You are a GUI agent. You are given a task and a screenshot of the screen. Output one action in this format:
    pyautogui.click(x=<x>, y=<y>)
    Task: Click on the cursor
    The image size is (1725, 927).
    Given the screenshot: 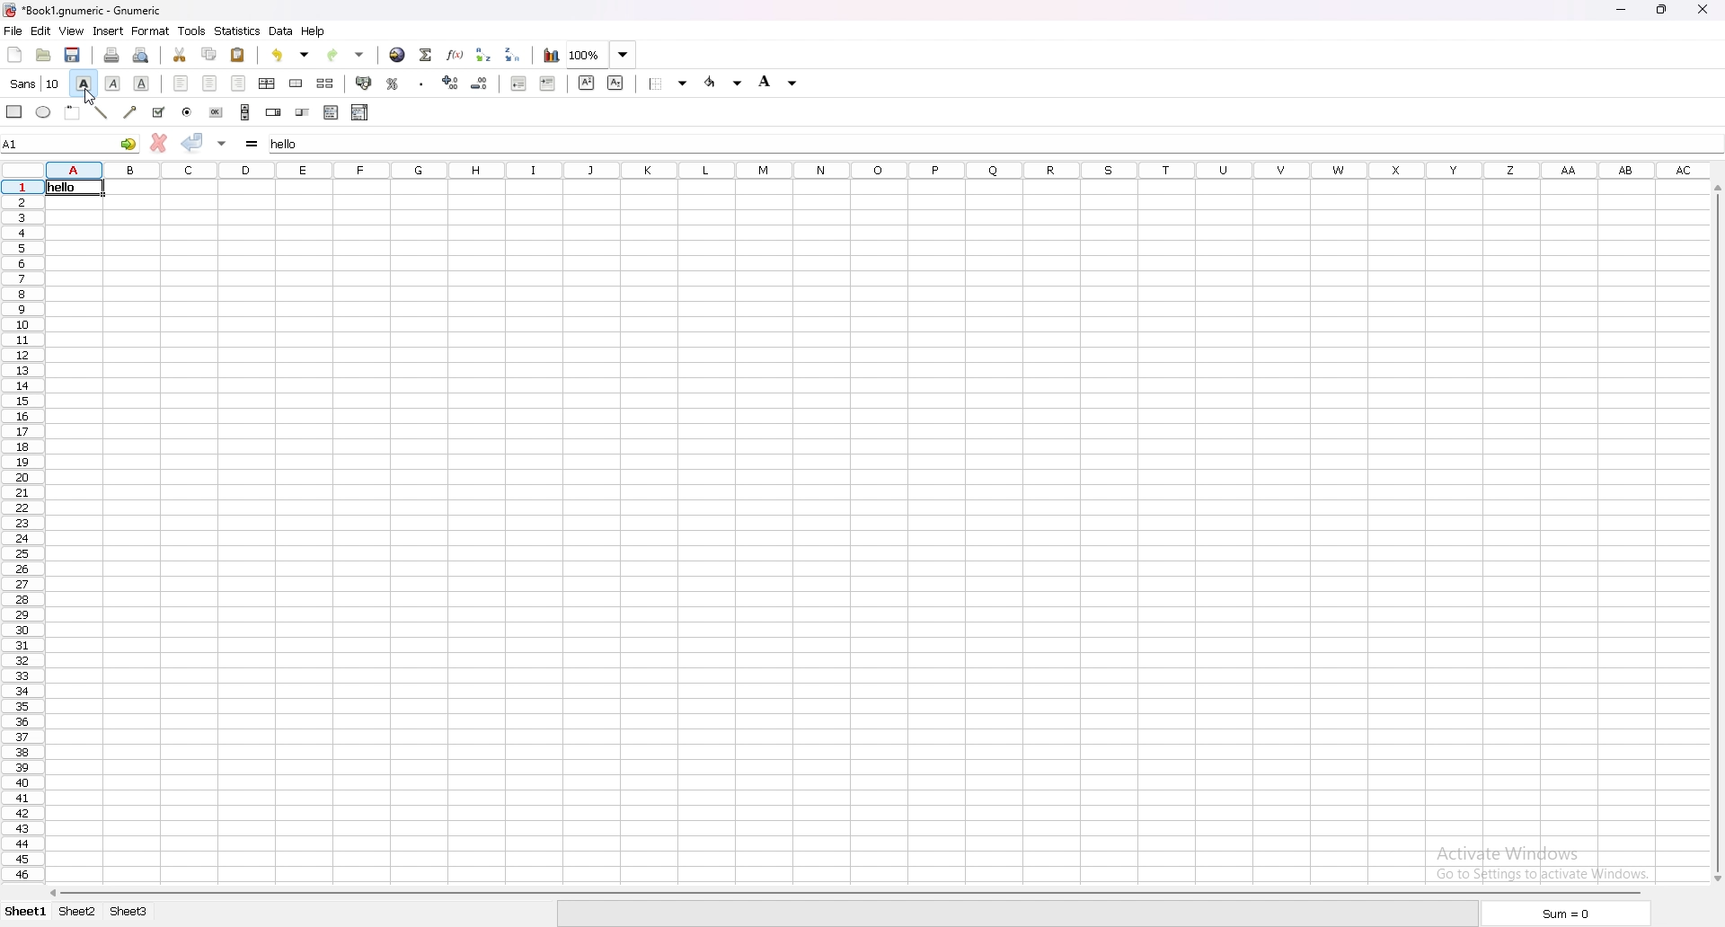 What is the action you would take?
    pyautogui.click(x=88, y=94)
    